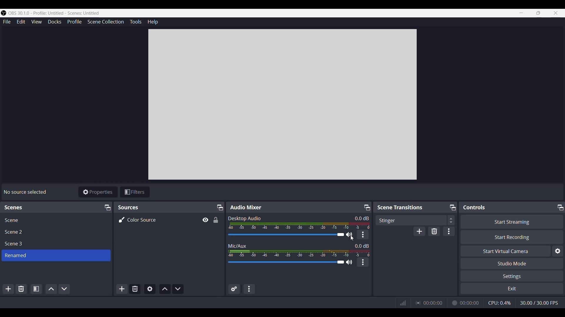 This screenshot has height=317, width=565. What do you see at coordinates (367, 208) in the screenshot?
I see `Float Audio mixer panel` at bounding box center [367, 208].